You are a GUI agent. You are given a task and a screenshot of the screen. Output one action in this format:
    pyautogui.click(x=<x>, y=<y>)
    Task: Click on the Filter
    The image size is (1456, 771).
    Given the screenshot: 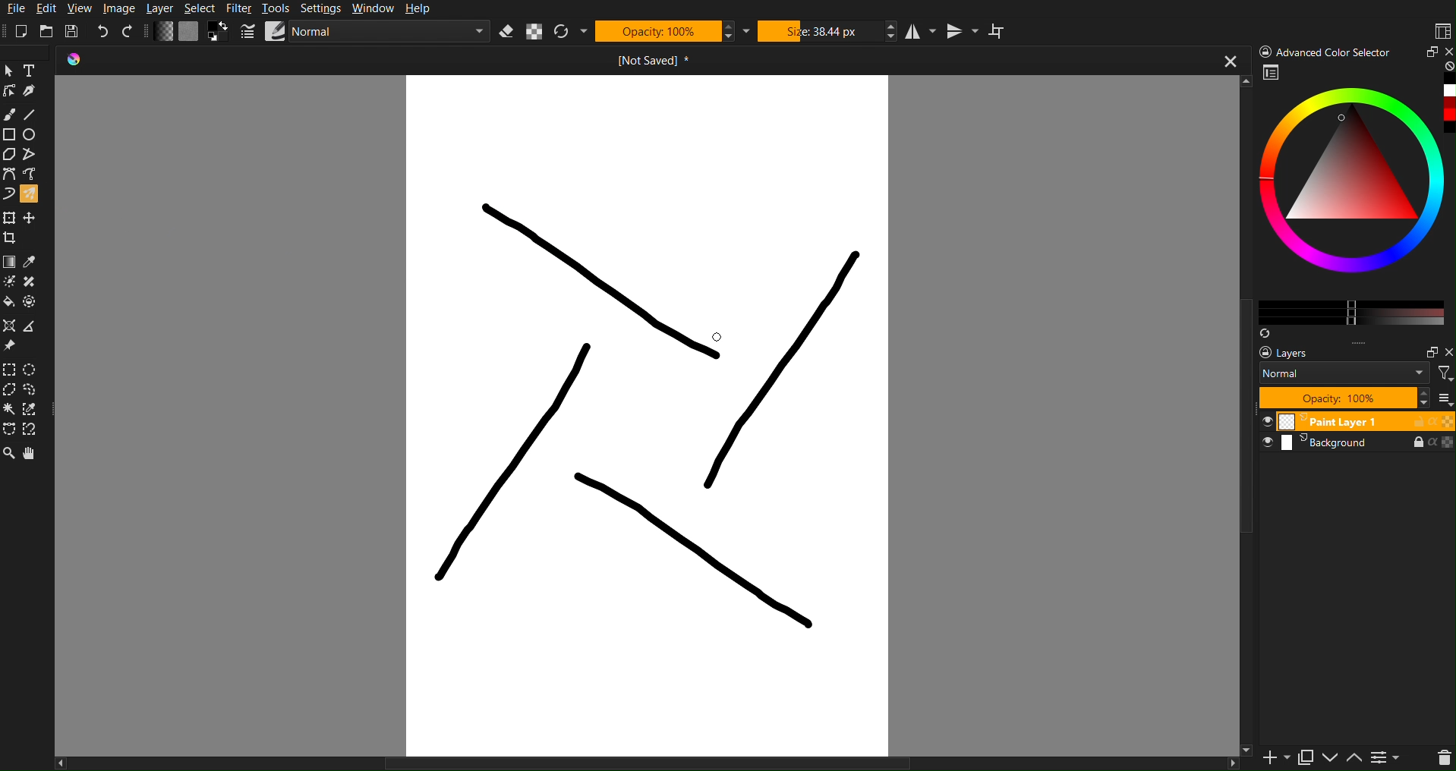 What is the action you would take?
    pyautogui.click(x=243, y=9)
    